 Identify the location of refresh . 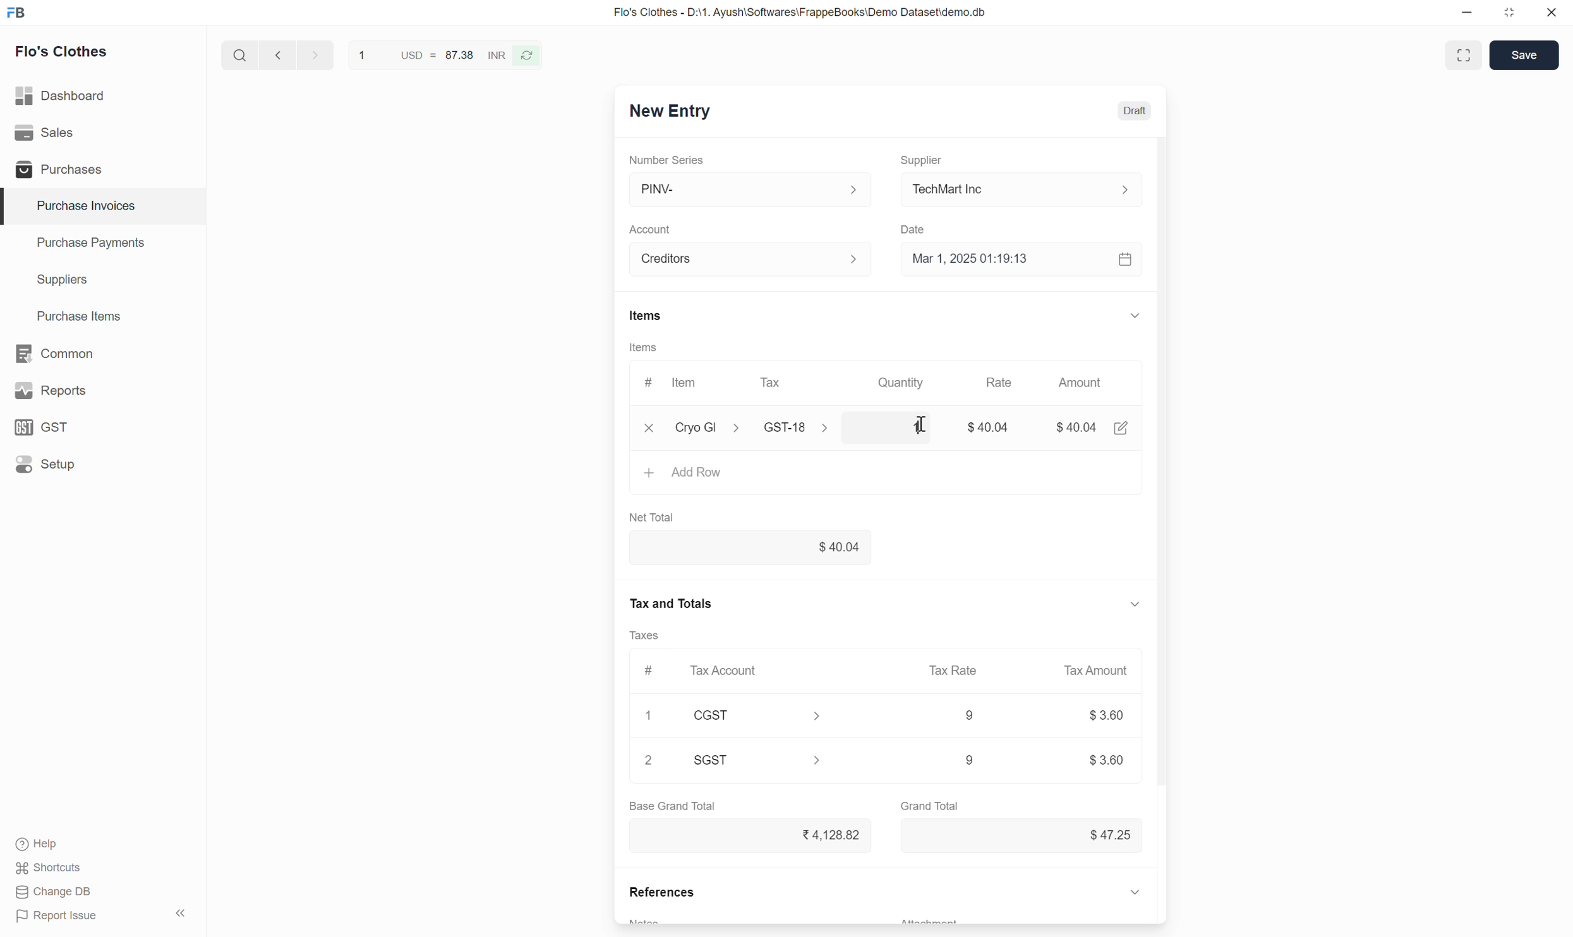
(529, 54).